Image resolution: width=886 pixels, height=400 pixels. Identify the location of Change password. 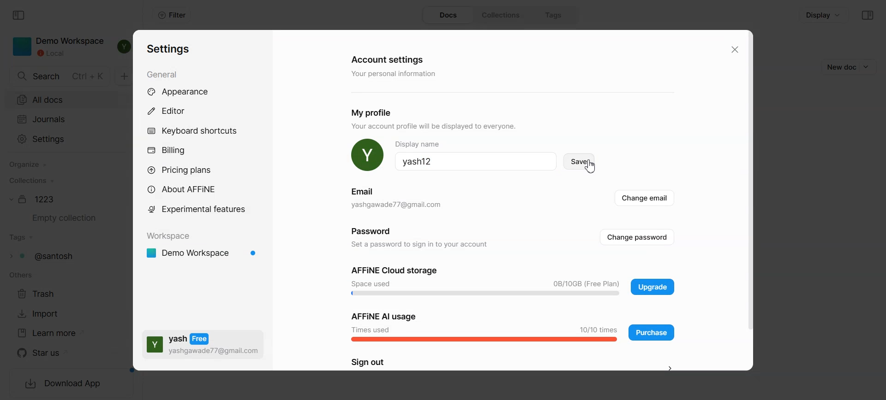
(511, 237).